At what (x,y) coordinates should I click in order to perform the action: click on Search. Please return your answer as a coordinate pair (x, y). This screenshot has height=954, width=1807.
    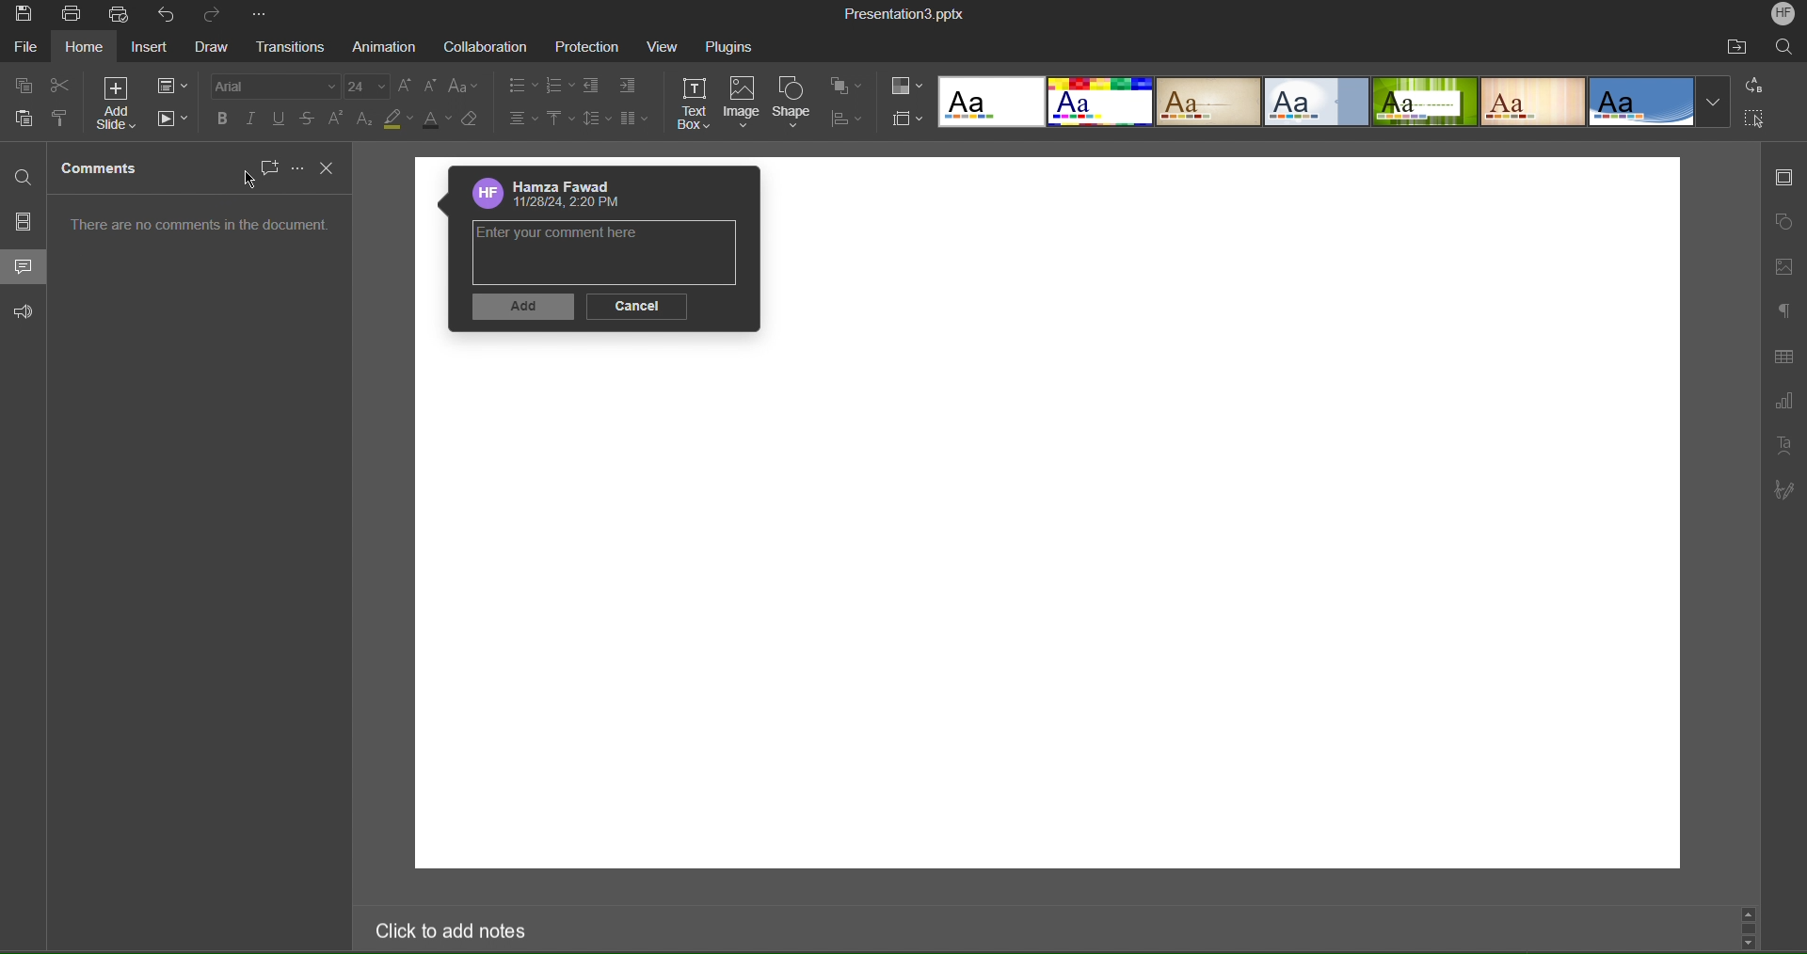
    Looking at the image, I should click on (1785, 48).